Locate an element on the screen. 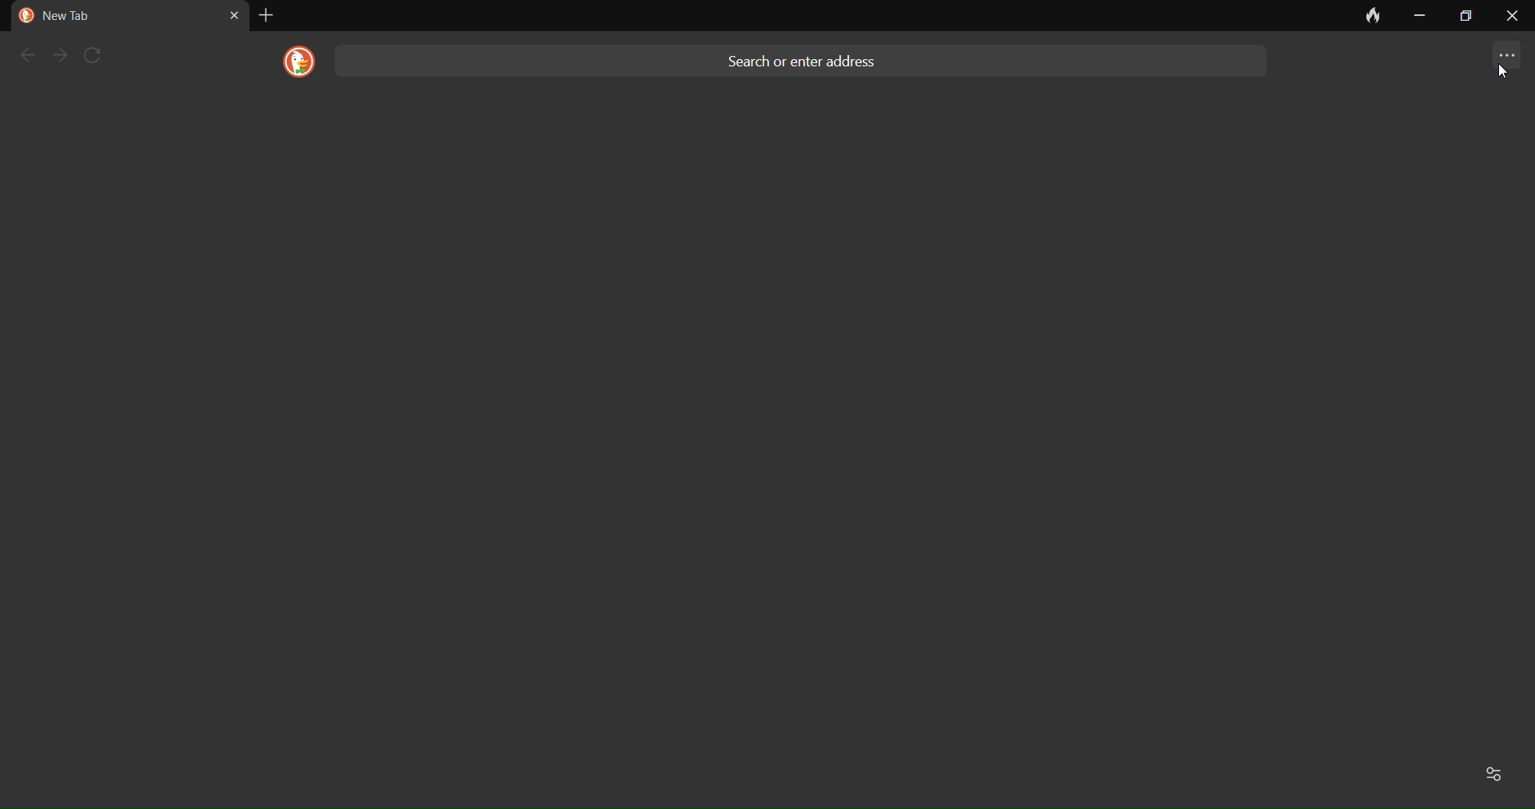 This screenshot has width=1535, height=809. next is located at coordinates (62, 55).